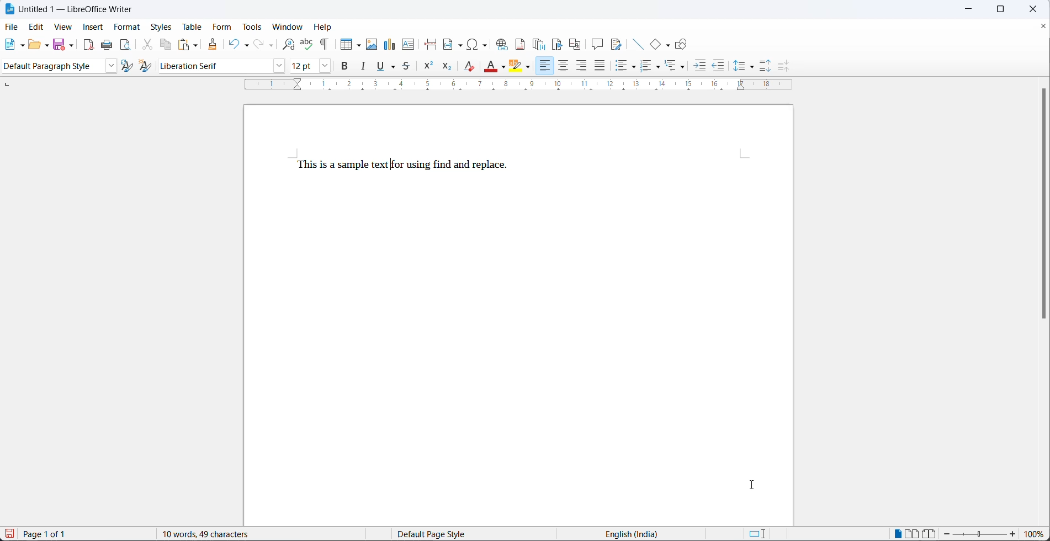 This screenshot has width=1050, height=541. I want to click on Untitled 1 - LibreOffice Writer, so click(70, 8).